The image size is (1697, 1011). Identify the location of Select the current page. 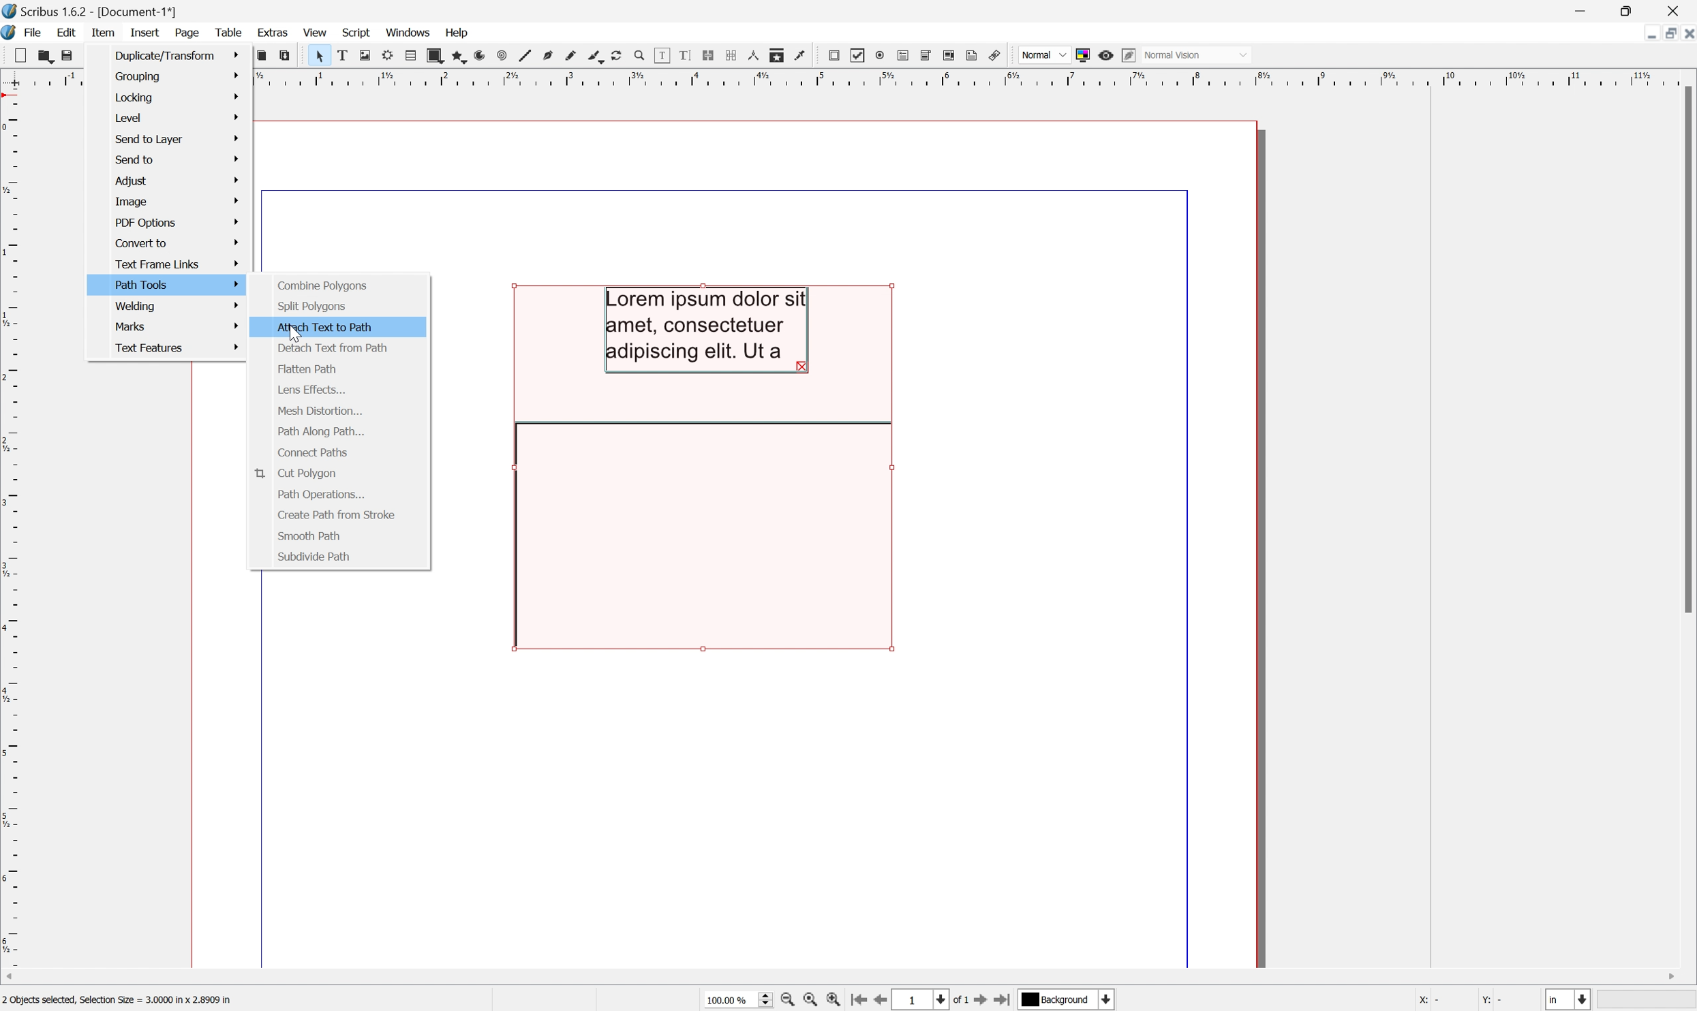
(924, 999).